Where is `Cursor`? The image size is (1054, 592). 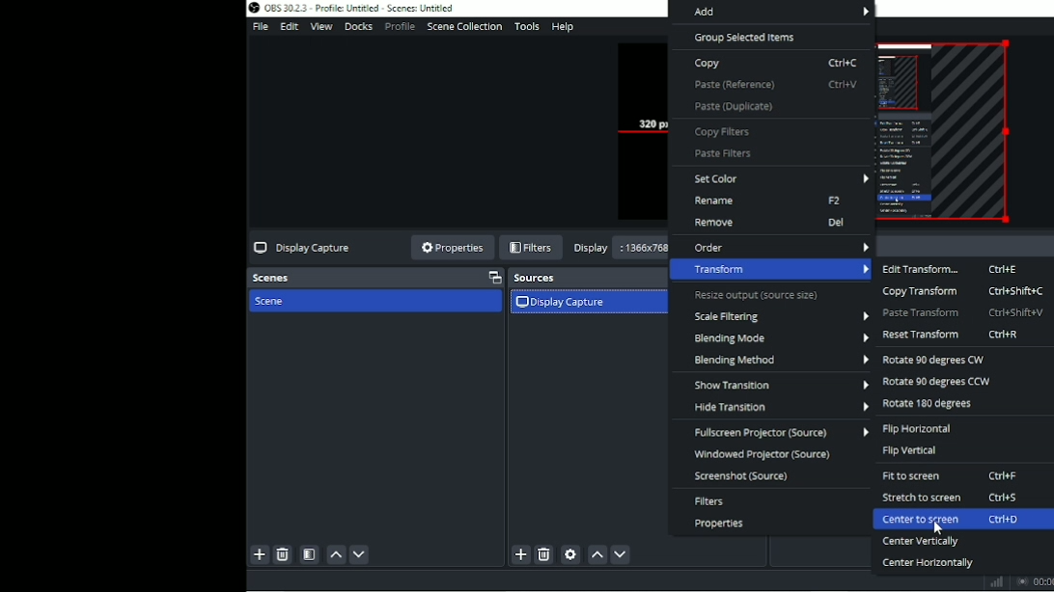
Cursor is located at coordinates (941, 527).